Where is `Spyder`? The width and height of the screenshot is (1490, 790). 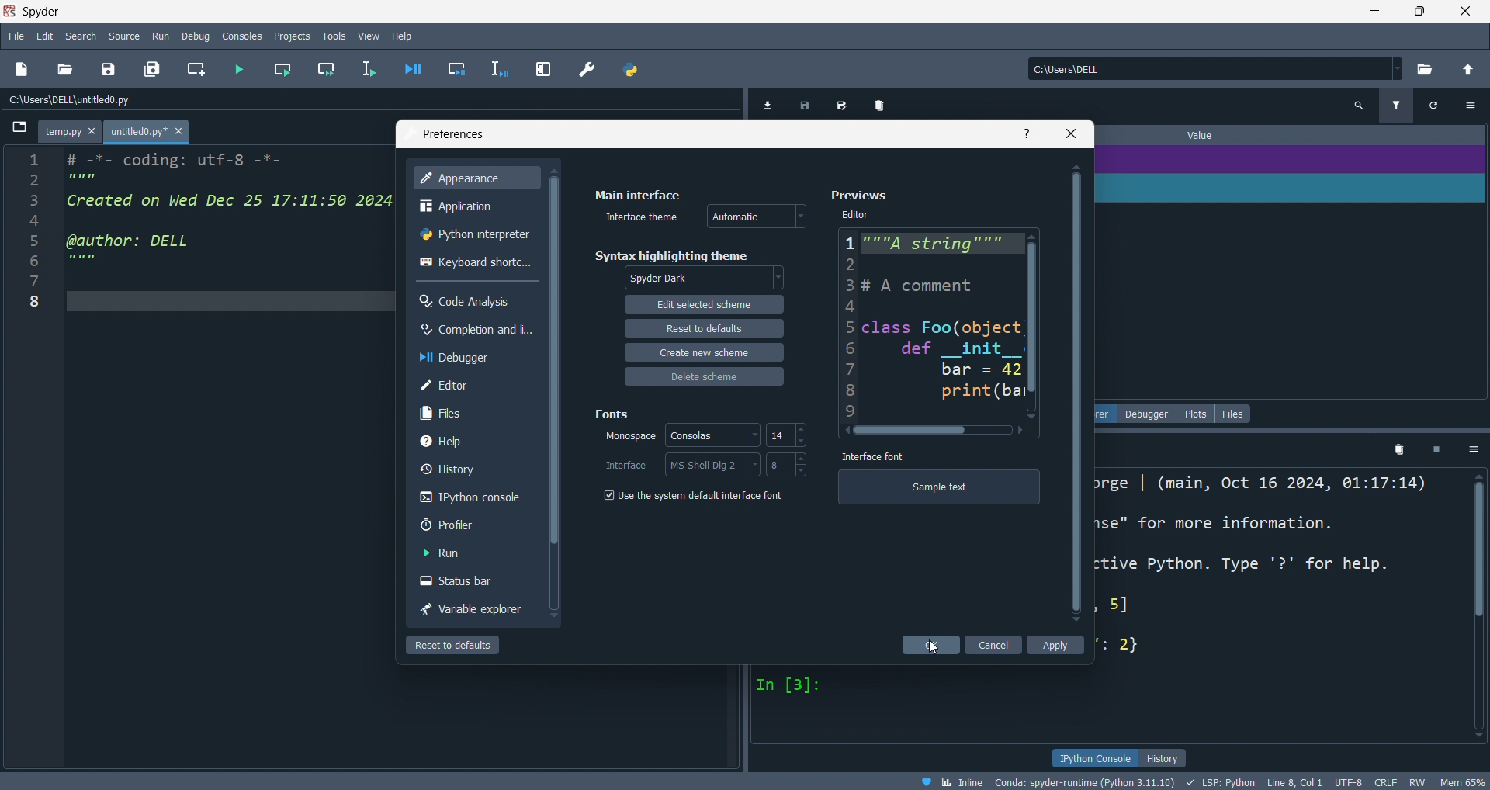 Spyder is located at coordinates (672, 10).